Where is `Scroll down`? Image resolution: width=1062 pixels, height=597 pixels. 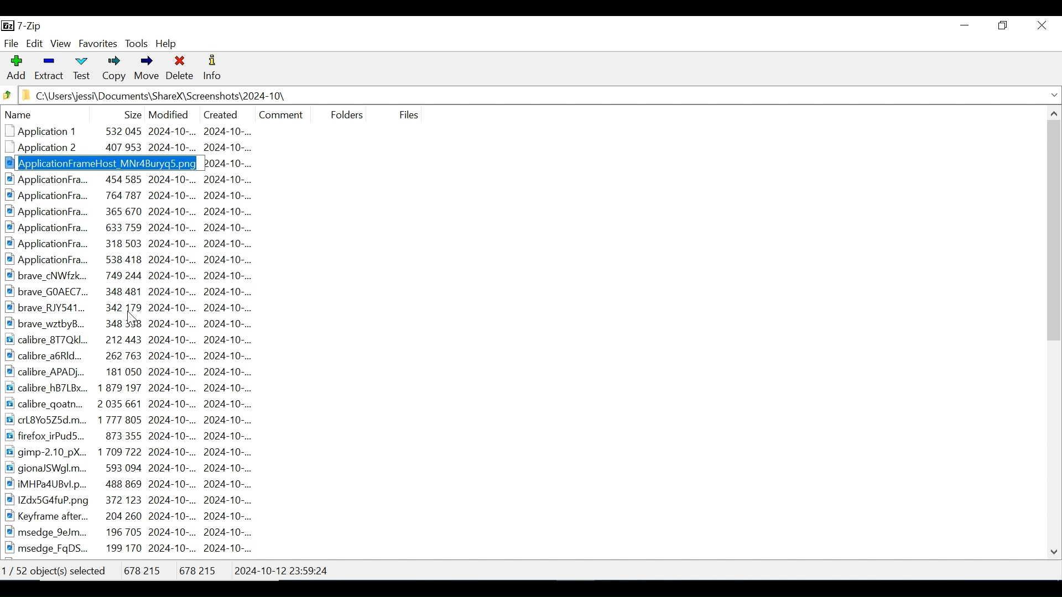
Scroll down is located at coordinates (1055, 550).